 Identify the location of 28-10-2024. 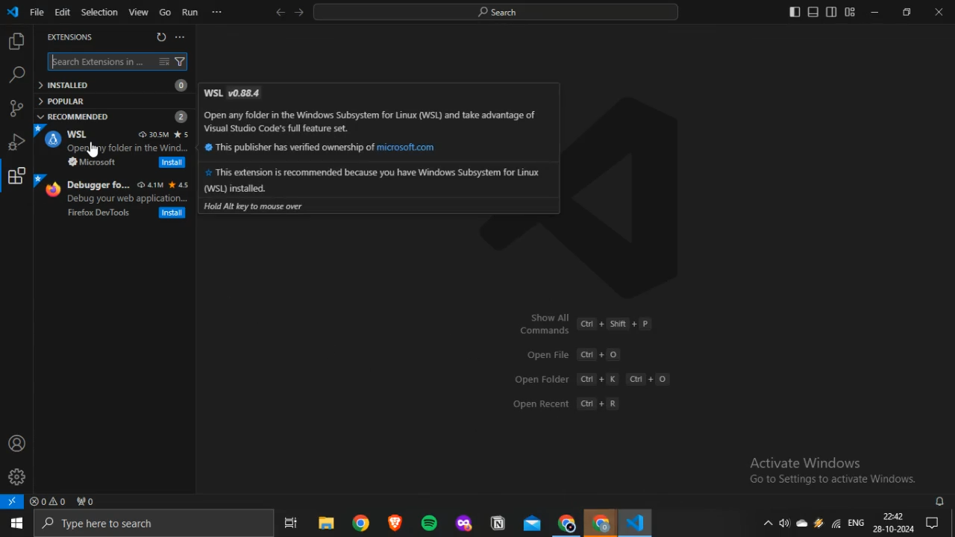
(893, 529).